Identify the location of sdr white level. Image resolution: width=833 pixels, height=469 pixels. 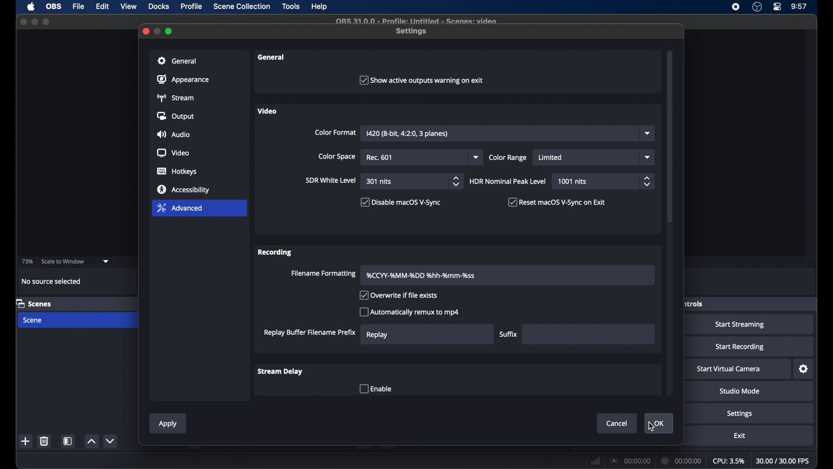
(331, 180).